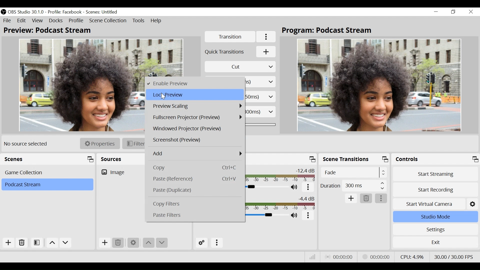 The image size is (480, 270). Describe the element at coordinates (100, 143) in the screenshot. I see `Properties` at that location.